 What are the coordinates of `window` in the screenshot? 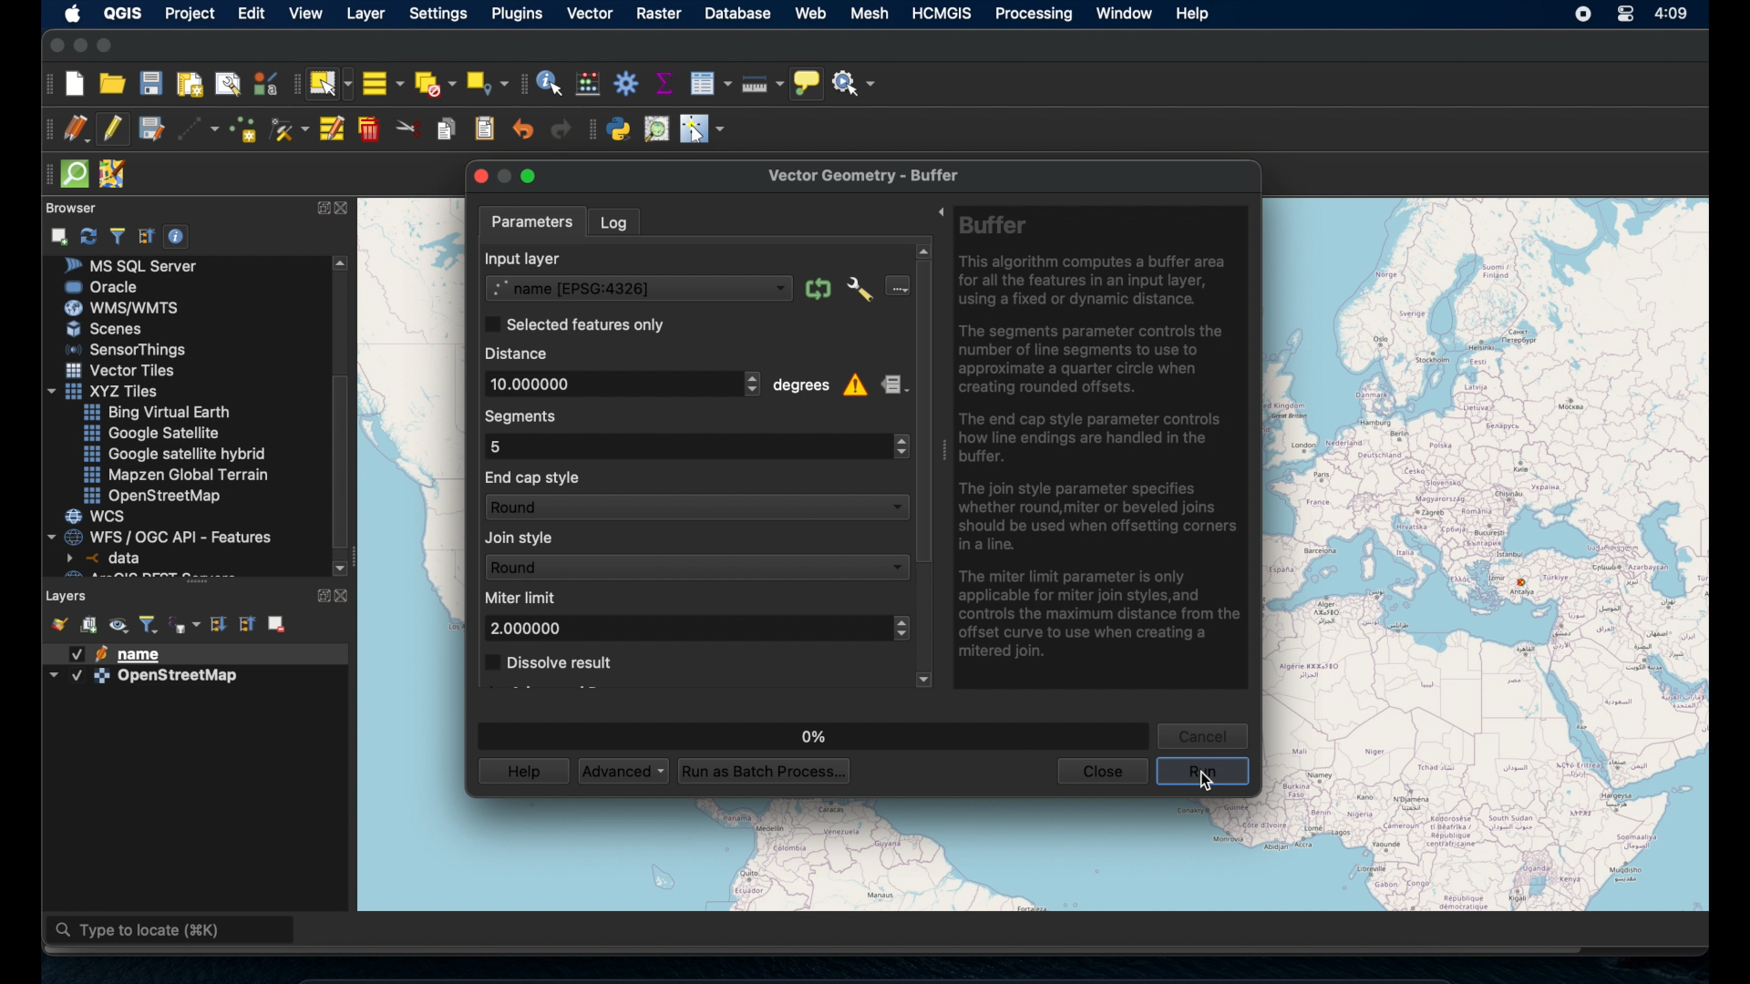 It's located at (1122, 14).